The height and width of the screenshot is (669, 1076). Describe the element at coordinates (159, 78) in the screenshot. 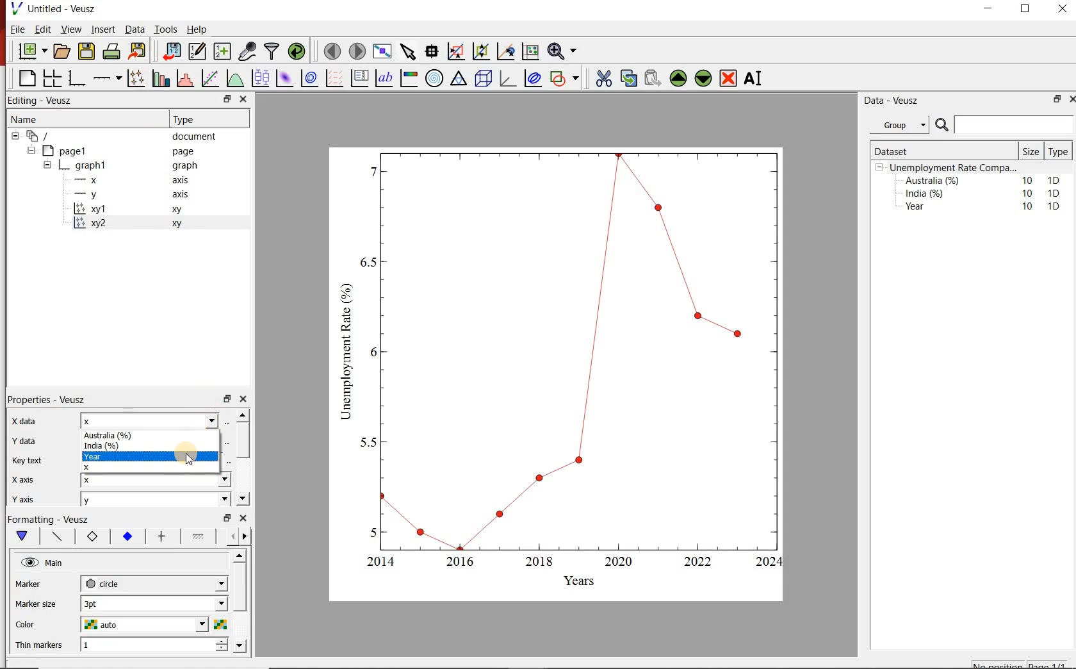

I see `bar graphs` at that location.